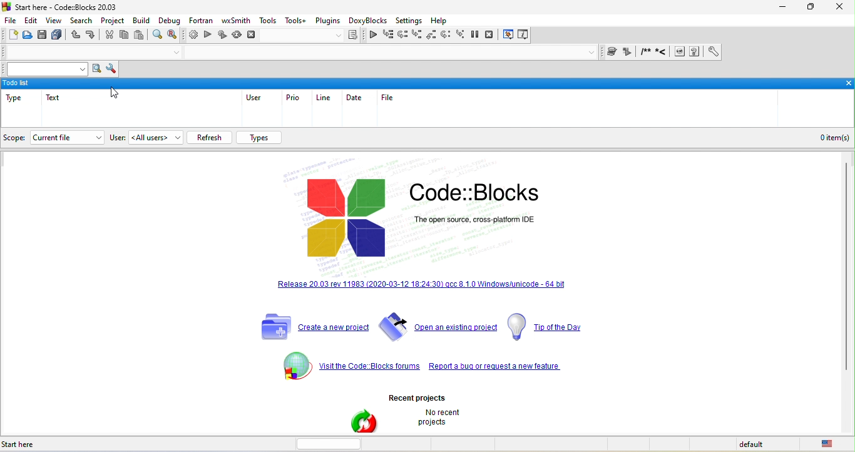 The width and height of the screenshot is (855, 452). I want to click on abort, so click(252, 34).